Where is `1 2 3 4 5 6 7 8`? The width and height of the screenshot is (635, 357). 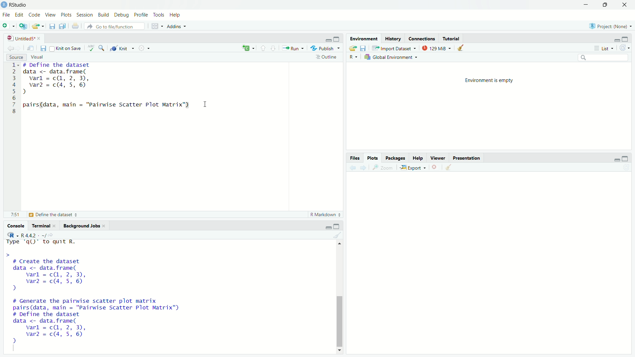 1 2 3 4 5 6 7 8 is located at coordinates (14, 90).